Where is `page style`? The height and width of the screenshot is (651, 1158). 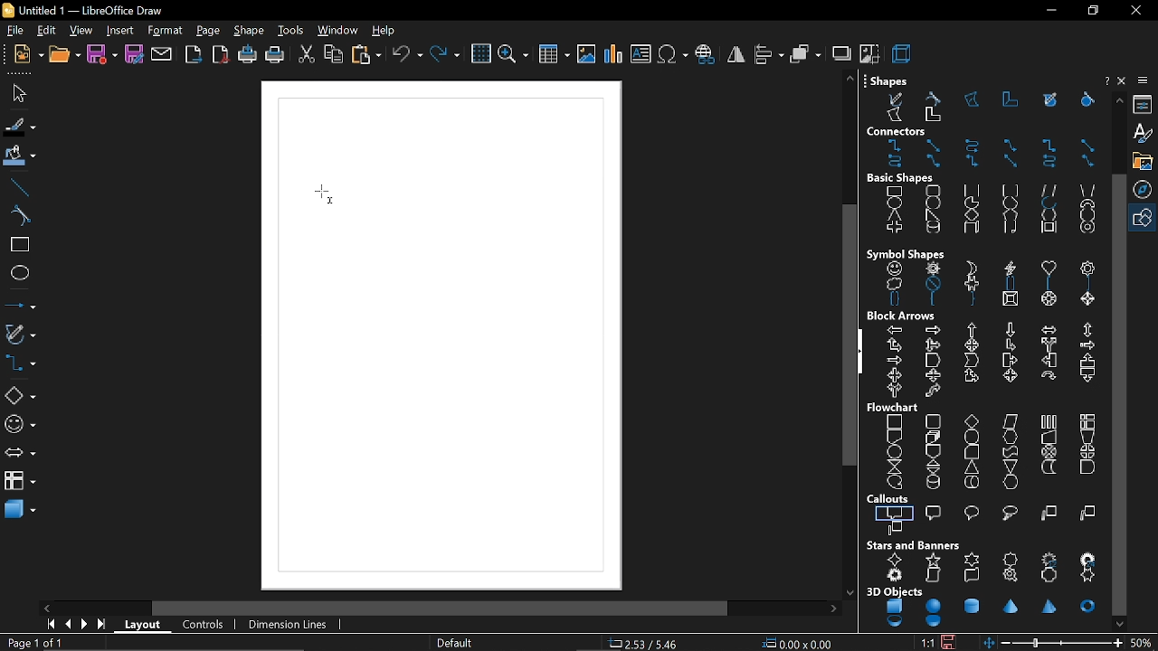 page style is located at coordinates (456, 644).